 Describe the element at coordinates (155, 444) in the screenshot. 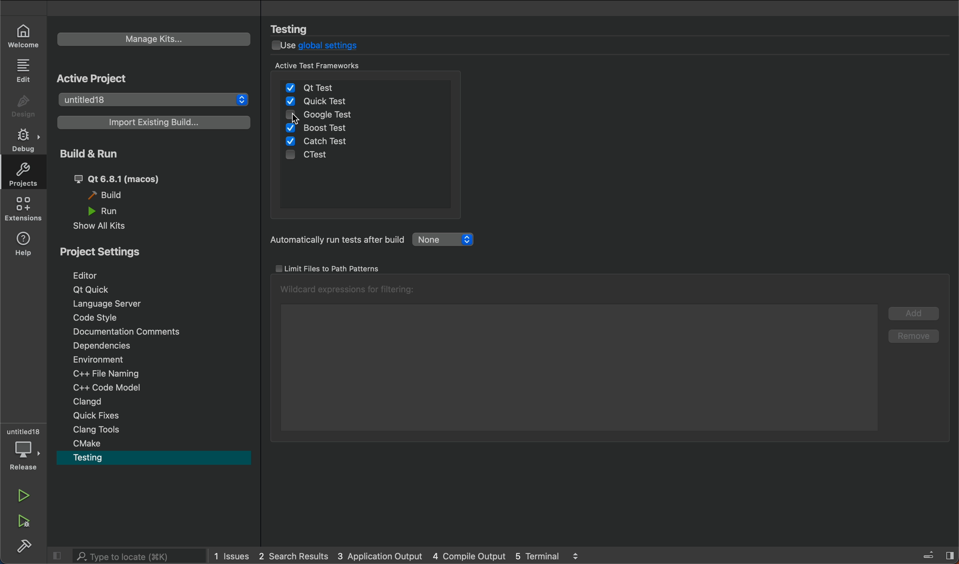

I see `cmake` at that location.